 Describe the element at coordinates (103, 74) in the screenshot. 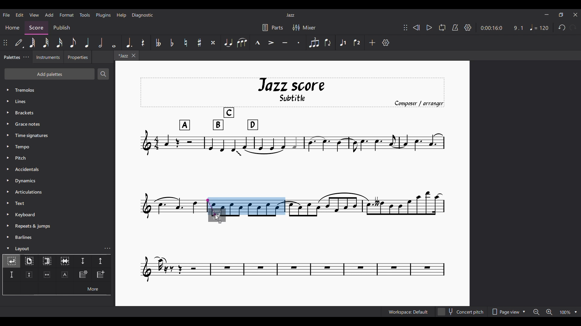

I see `Search` at that location.